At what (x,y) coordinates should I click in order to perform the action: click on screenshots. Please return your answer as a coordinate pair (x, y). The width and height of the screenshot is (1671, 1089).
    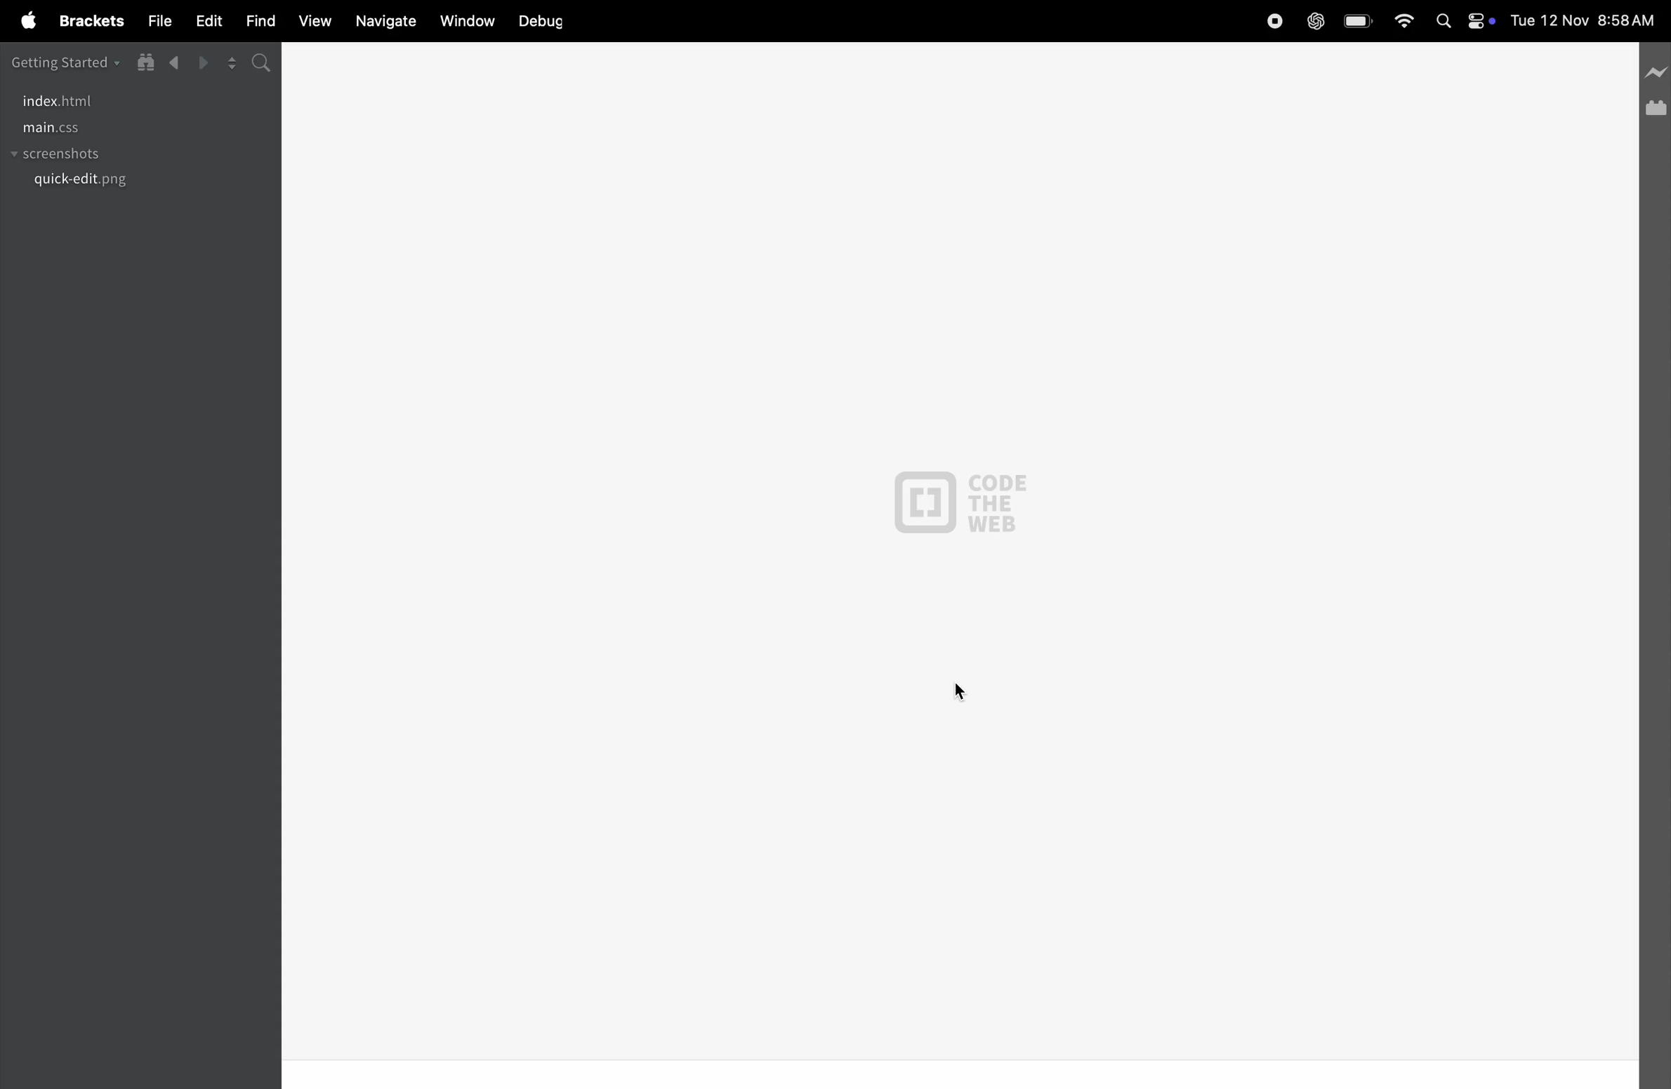
    Looking at the image, I should click on (85, 156).